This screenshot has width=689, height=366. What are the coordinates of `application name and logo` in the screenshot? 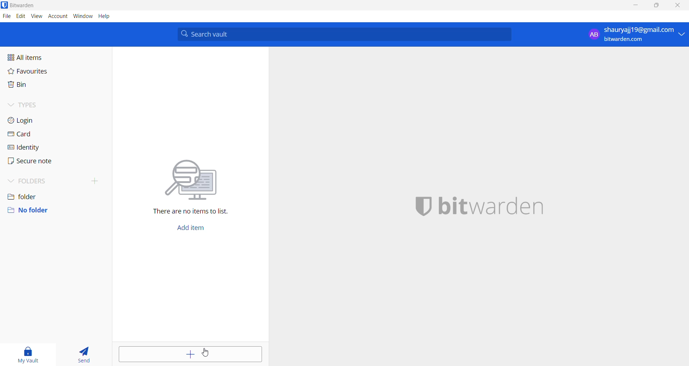 It's located at (27, 6).